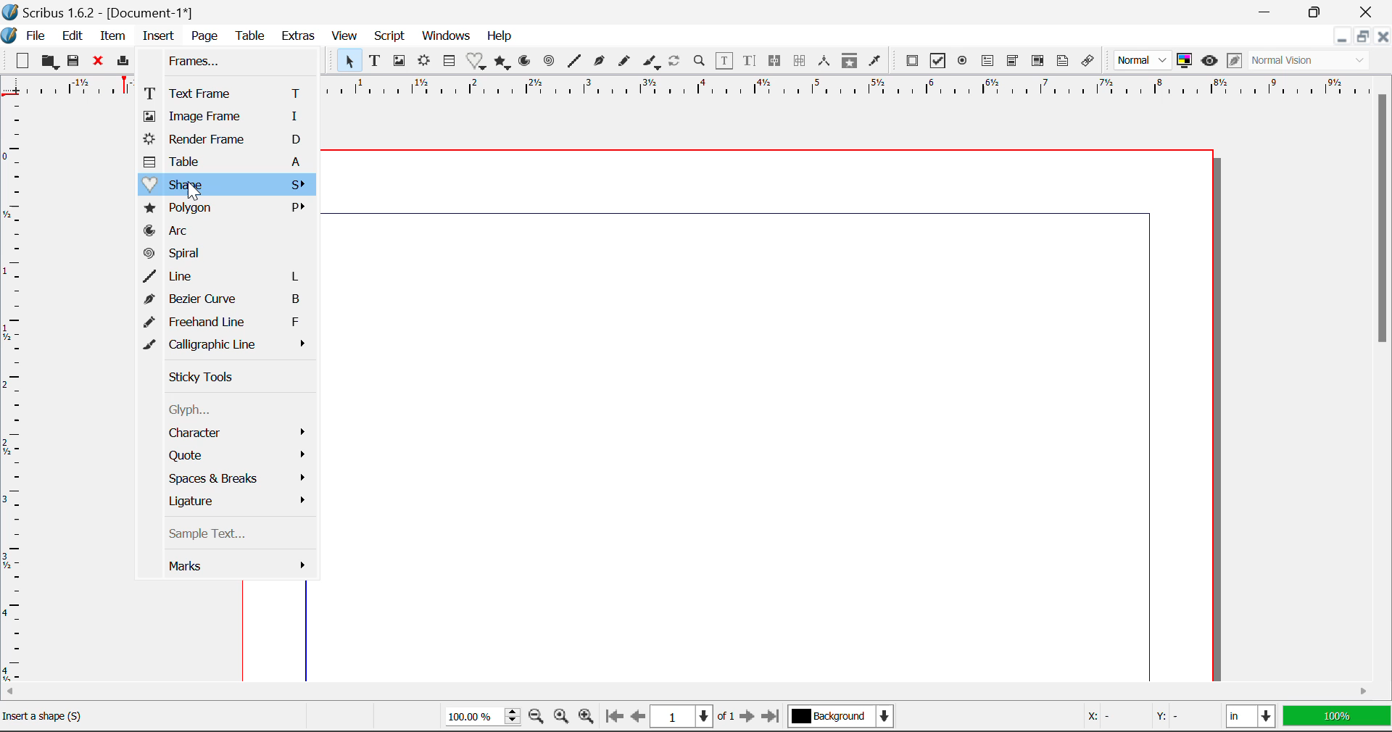 The image size is (1392, 732). I want to click on 1 of 1, so click(693, 716).